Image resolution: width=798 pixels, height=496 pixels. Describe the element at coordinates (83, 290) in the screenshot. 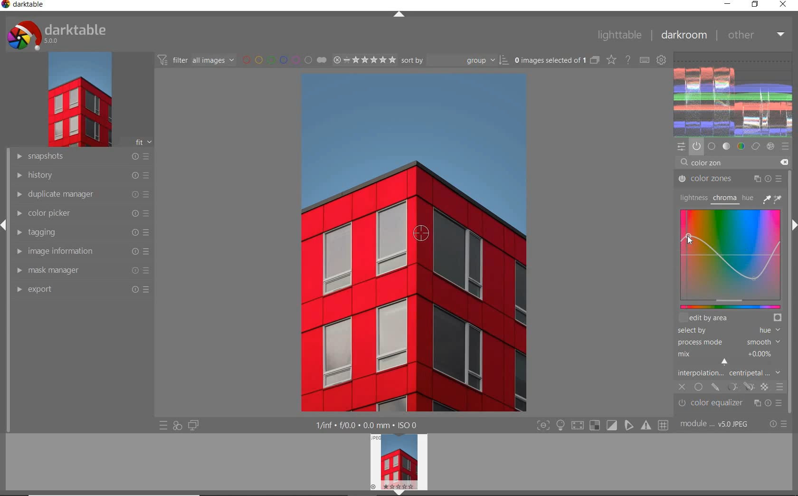

I see `export` at that location.